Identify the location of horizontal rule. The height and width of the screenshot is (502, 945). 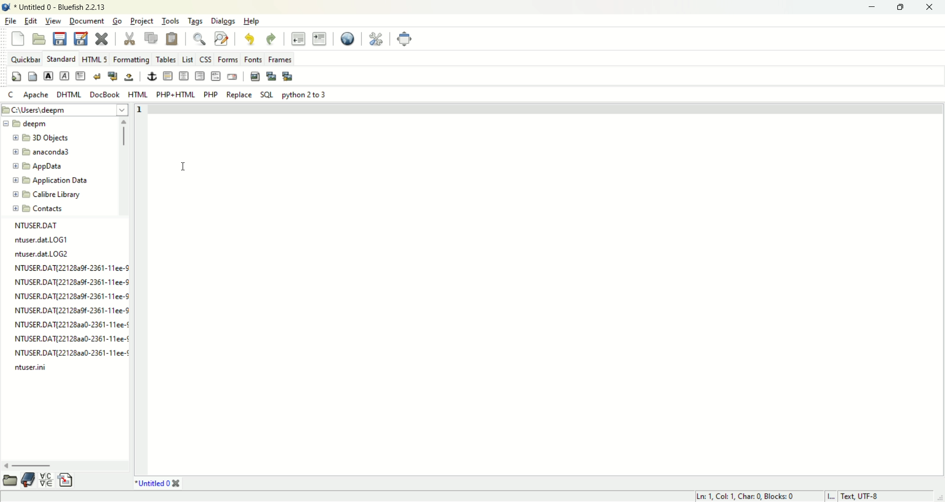
(168, 76).